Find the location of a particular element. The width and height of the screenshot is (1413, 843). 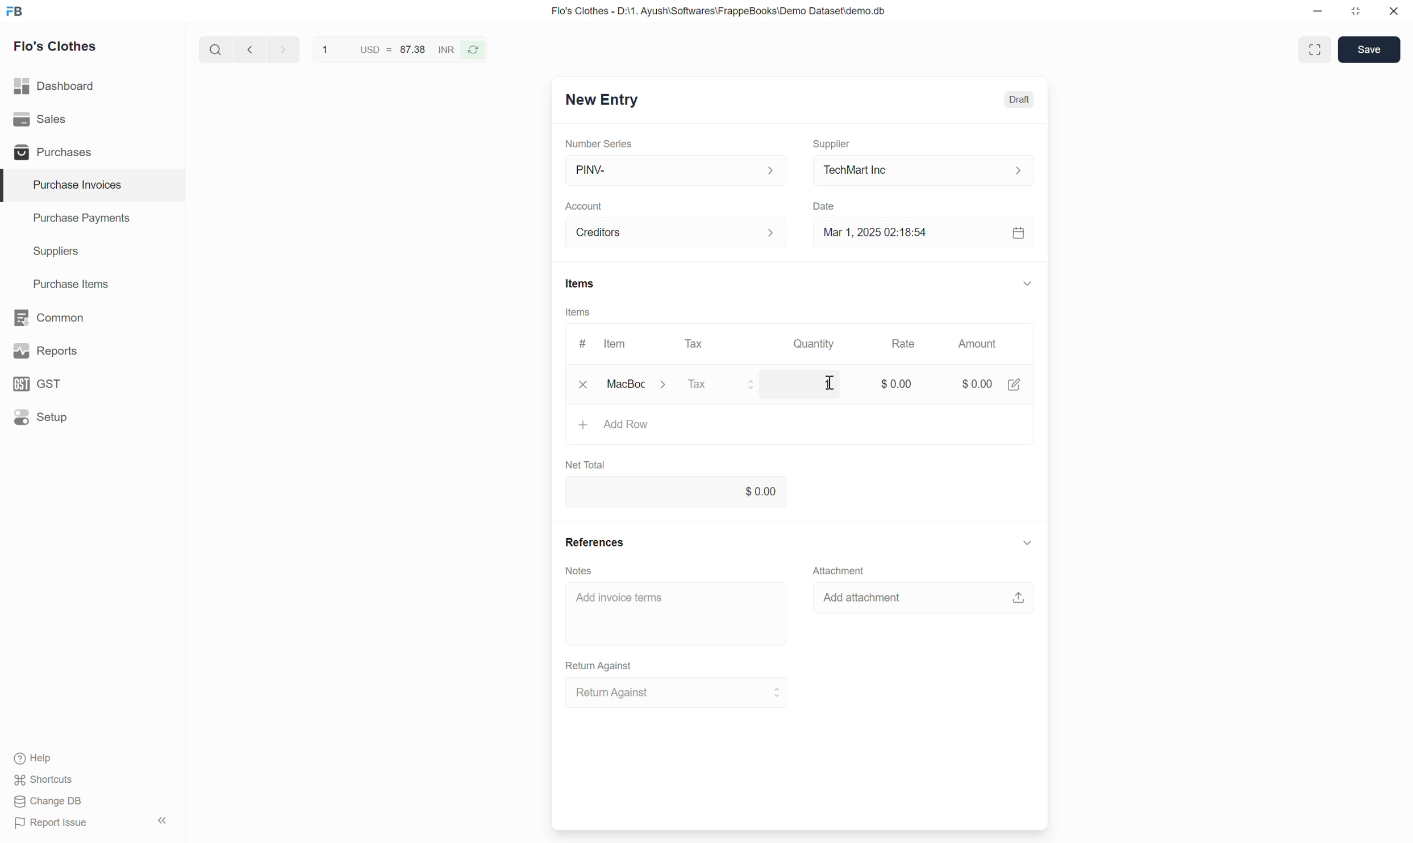

Return Against is located at coordinates (677, 692).